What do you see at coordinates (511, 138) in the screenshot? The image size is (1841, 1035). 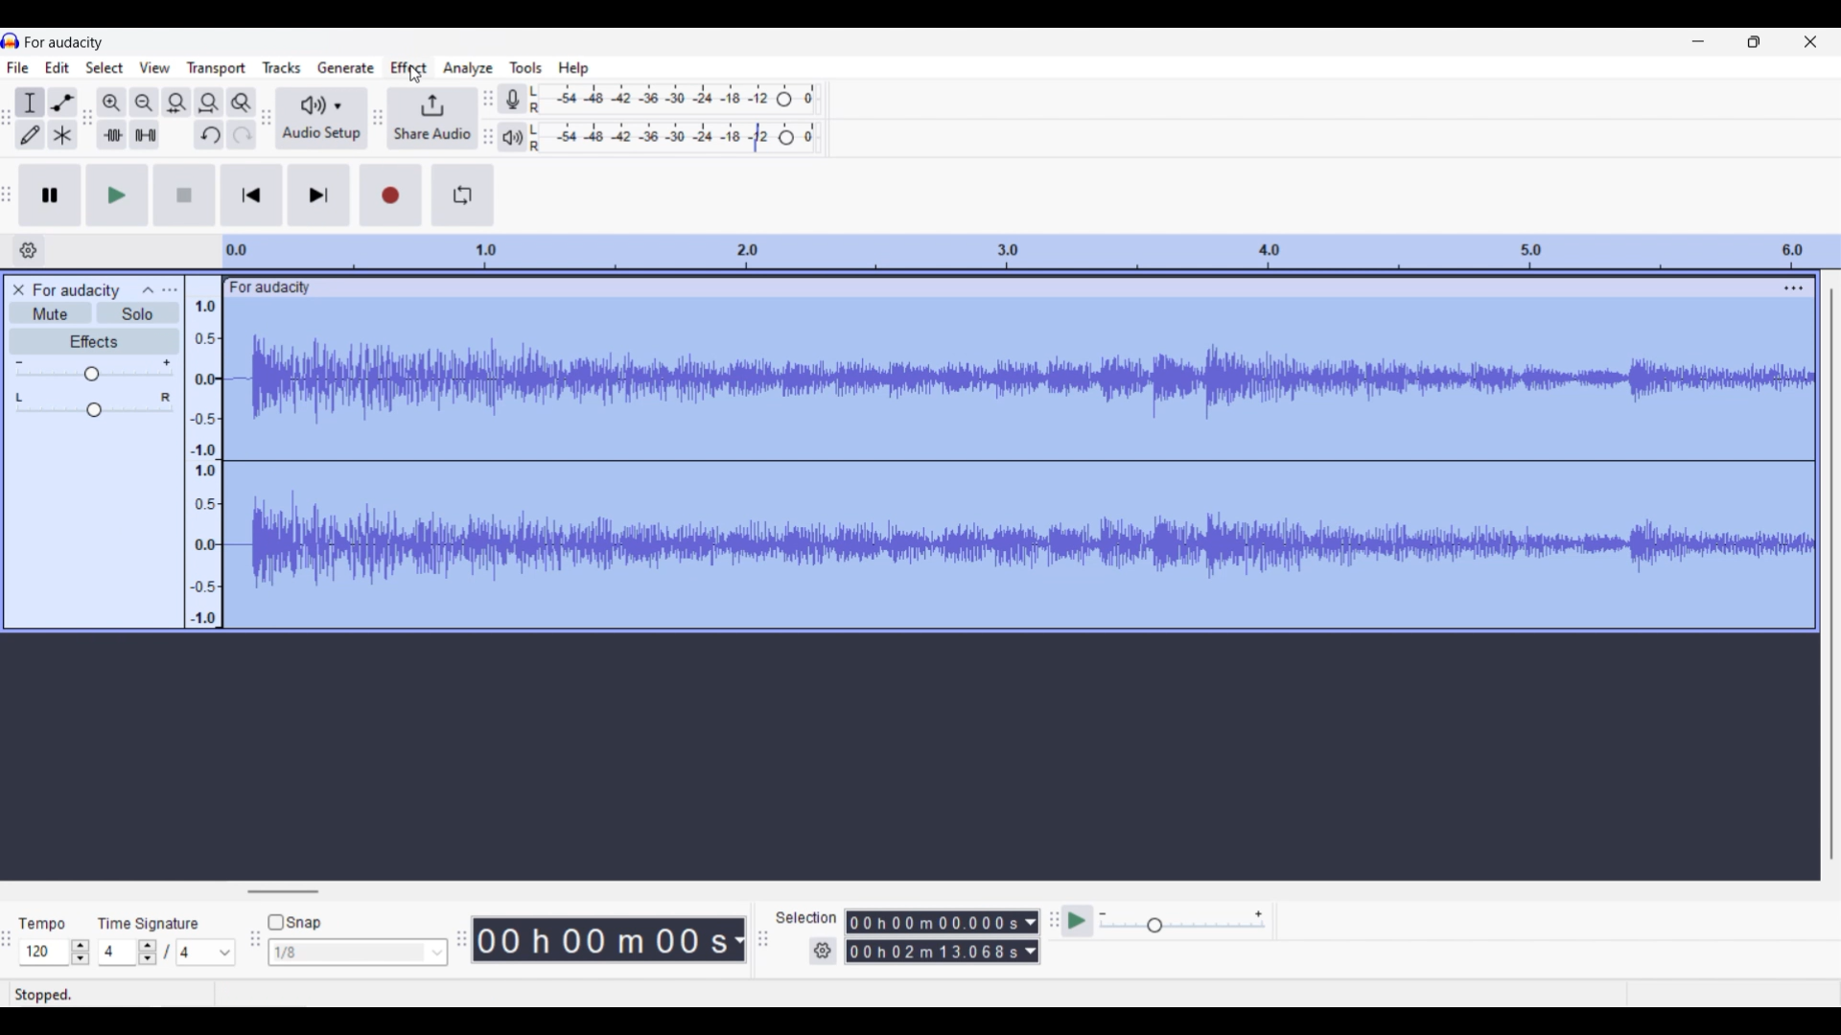 I see `Playback meter` at bounding box center [511, 138].